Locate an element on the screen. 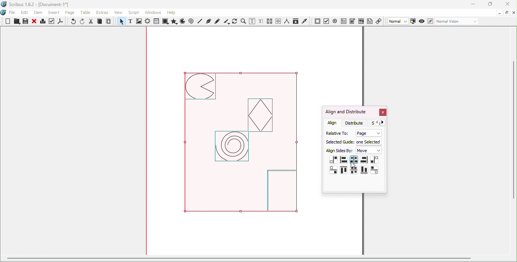 This screenshot has width=517, height=262. Freehand line is located at coordinates (218, 21).